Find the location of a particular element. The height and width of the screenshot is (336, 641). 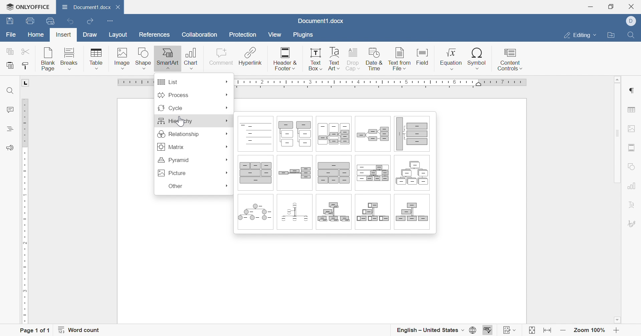

Other is located at coordinates (175, 186).